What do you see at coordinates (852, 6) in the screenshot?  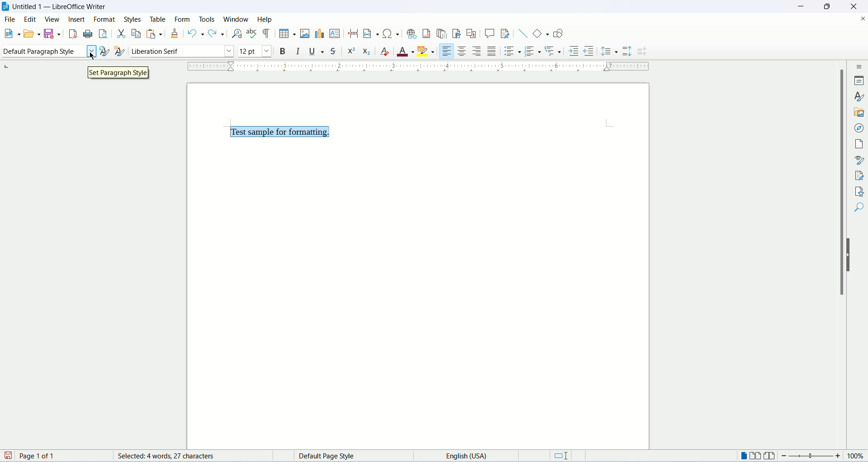 I see `close` at bounding box center [852, 6].